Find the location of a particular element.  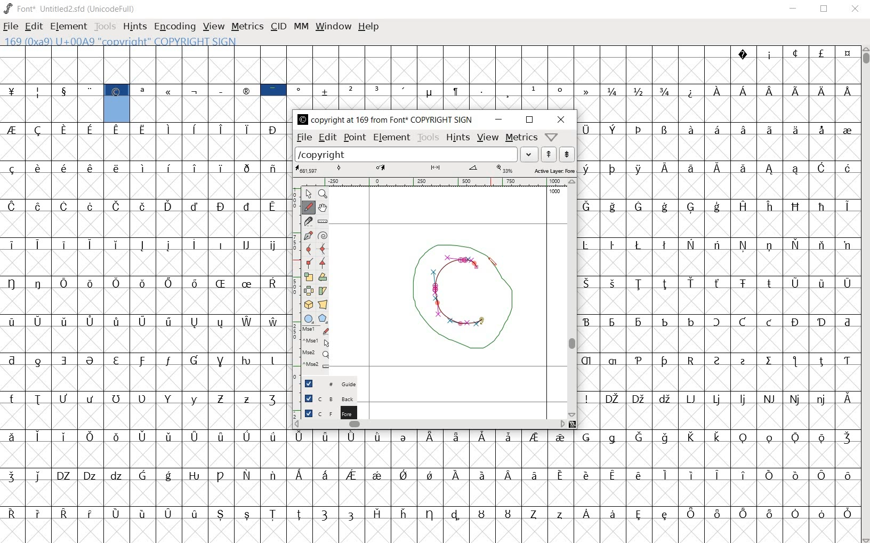

background layer is located at coordinates (325, 398).